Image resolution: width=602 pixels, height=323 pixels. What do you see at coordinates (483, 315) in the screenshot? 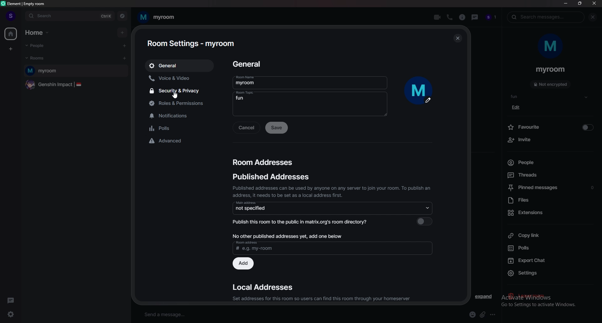
I see `attach` at bounding box center [483, 315].